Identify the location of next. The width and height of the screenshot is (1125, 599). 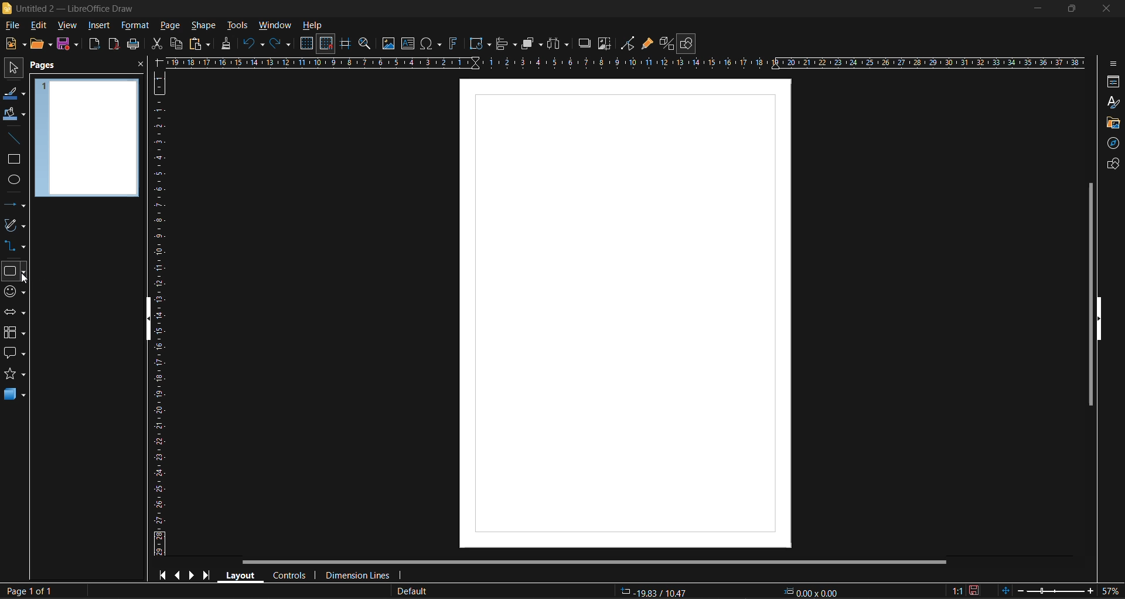
(192, 574).